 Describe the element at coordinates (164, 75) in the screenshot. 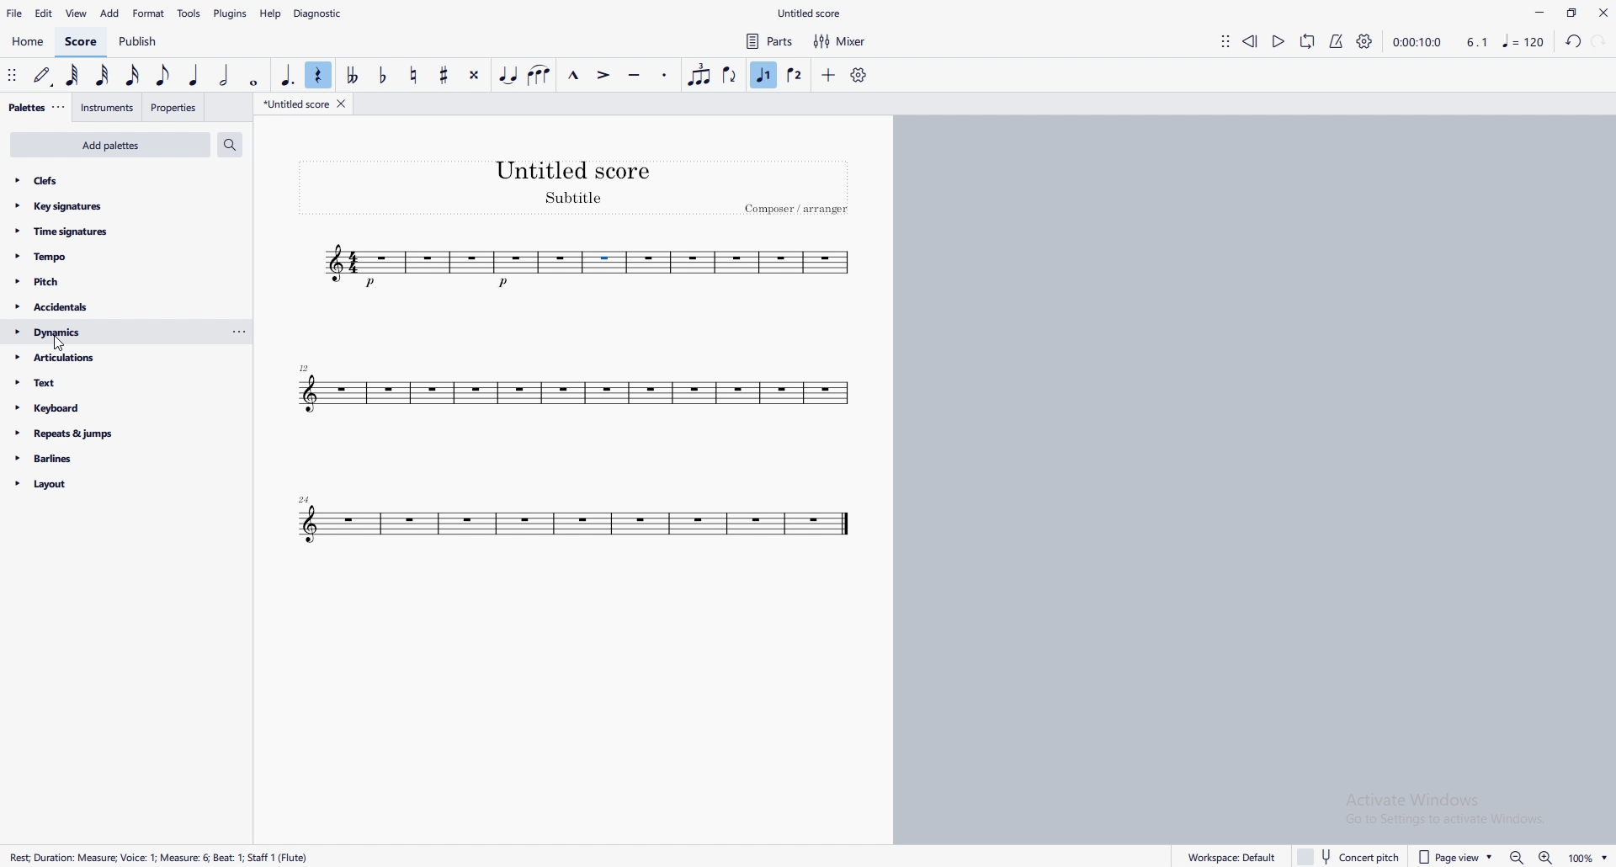

I see `eighth note` at that location.